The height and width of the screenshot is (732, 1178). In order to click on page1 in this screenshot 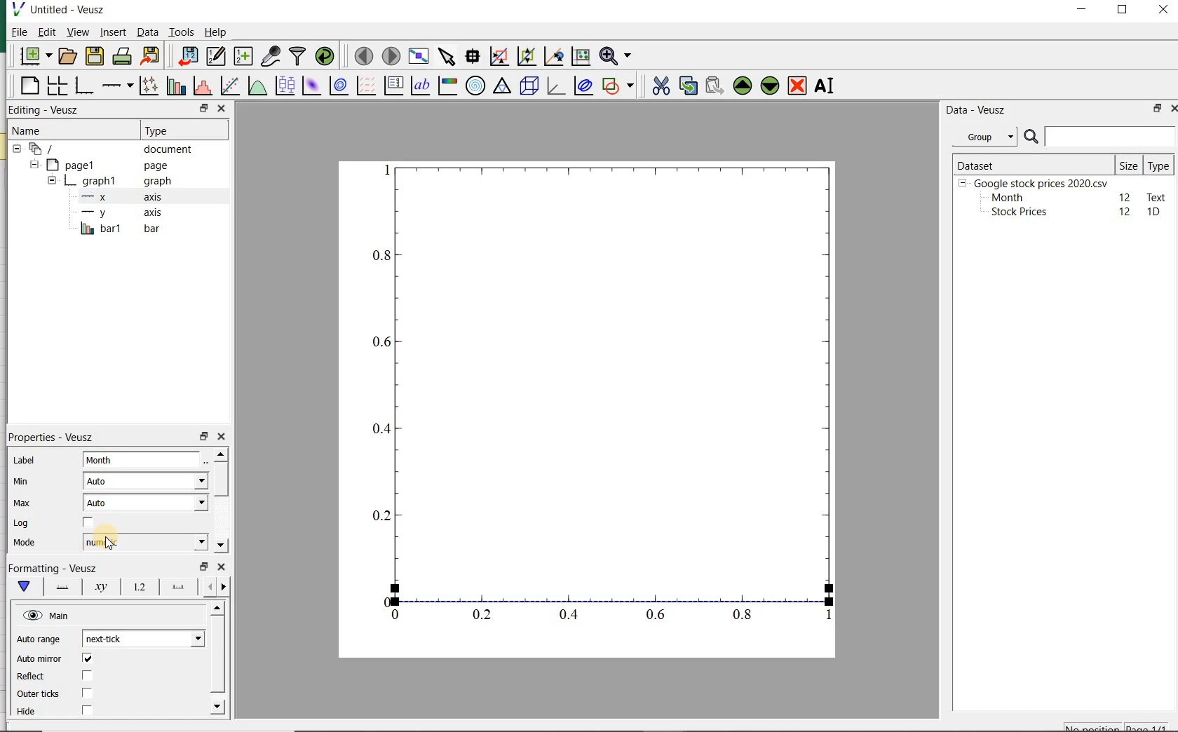, I will do `click(102, 165)`.